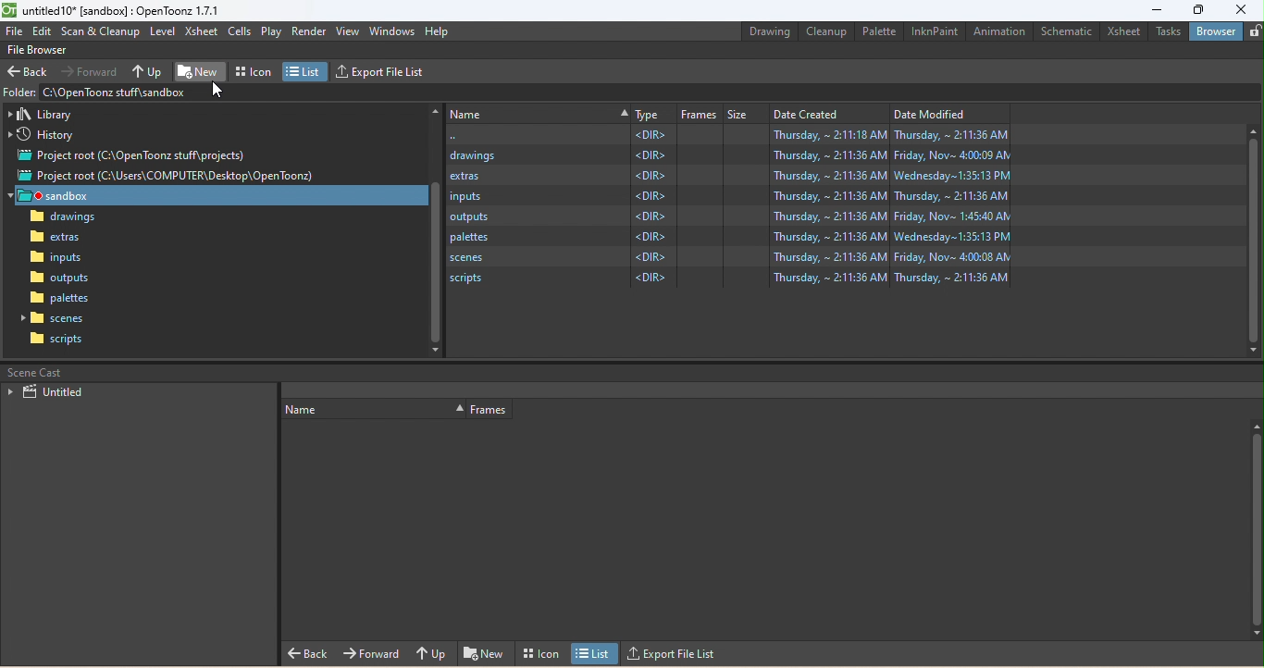  Describe the element at coordinates (381, 71) in the screenshot. I see `Export file list` at that location.